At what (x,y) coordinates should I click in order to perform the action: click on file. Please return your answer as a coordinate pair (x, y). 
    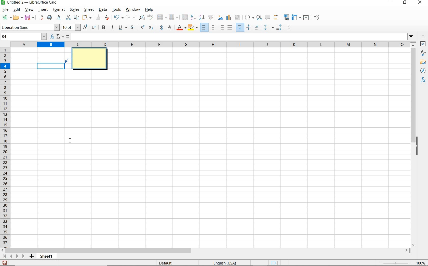
    Looking at the image, I should click on (5, 10).